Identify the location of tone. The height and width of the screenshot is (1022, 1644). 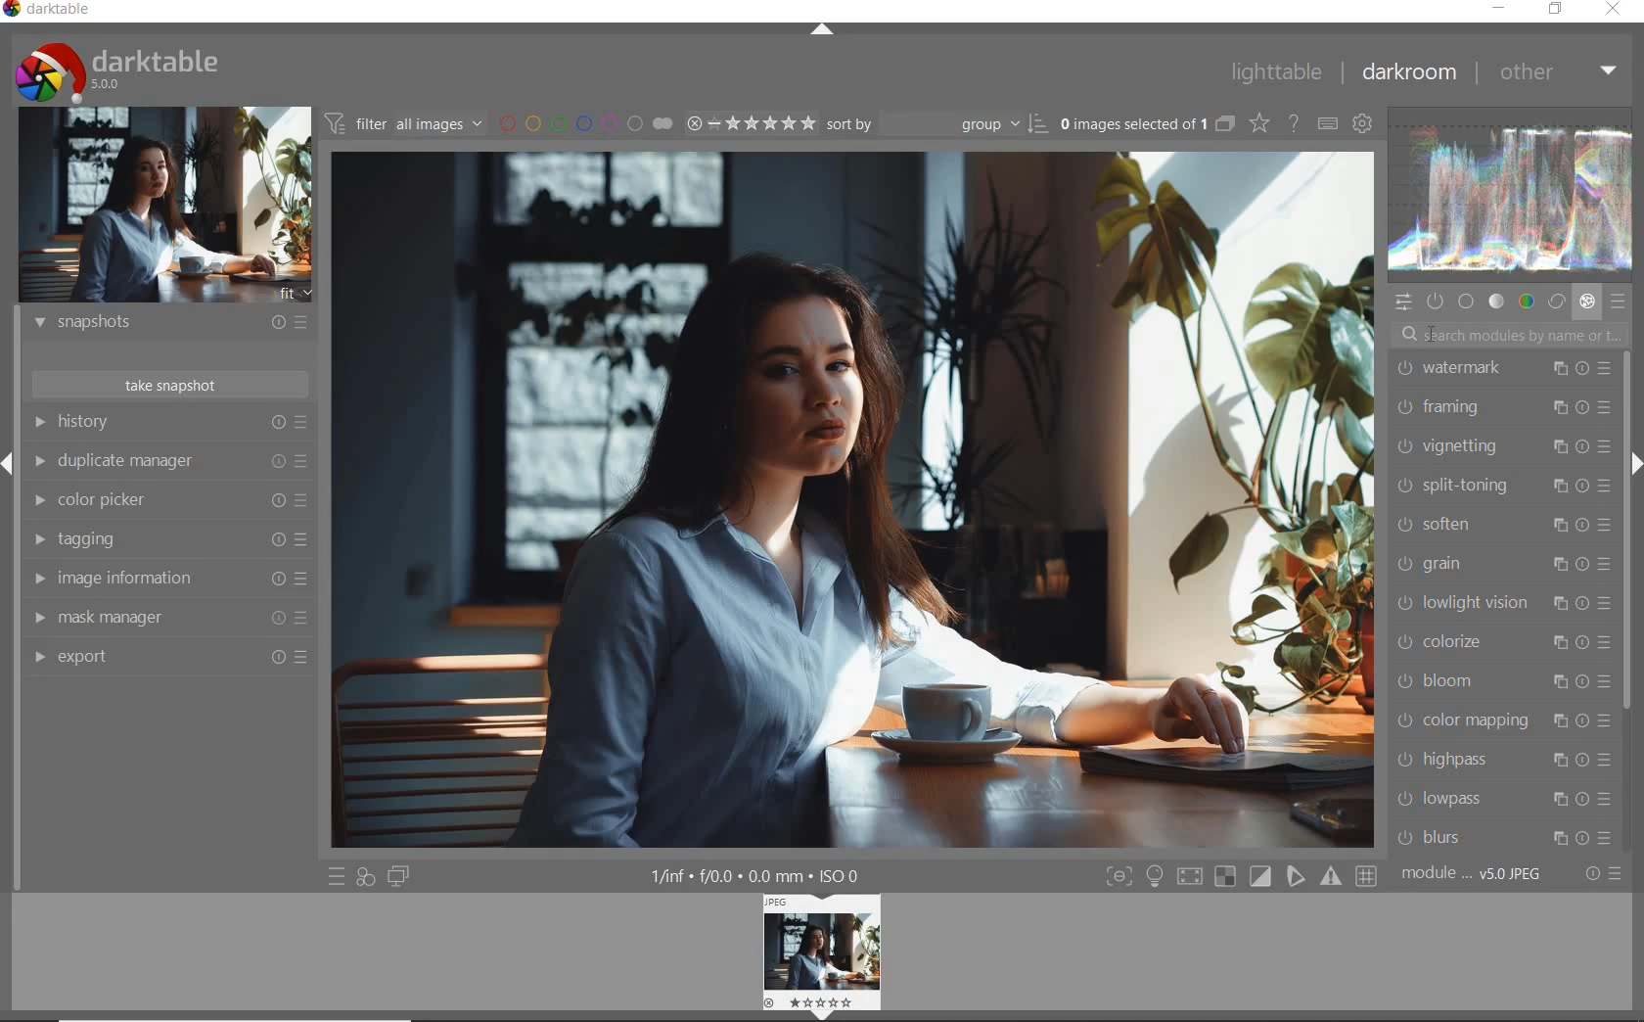
(1496, 301).